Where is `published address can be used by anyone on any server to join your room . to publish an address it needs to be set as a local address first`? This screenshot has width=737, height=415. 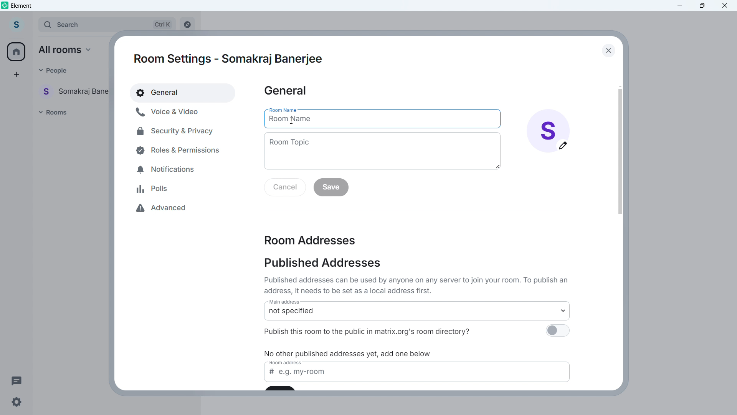
published address can be used by anyone on any server to join your room . to publish an address it needs to be set as a local address first is located at coordinates (418, 285).